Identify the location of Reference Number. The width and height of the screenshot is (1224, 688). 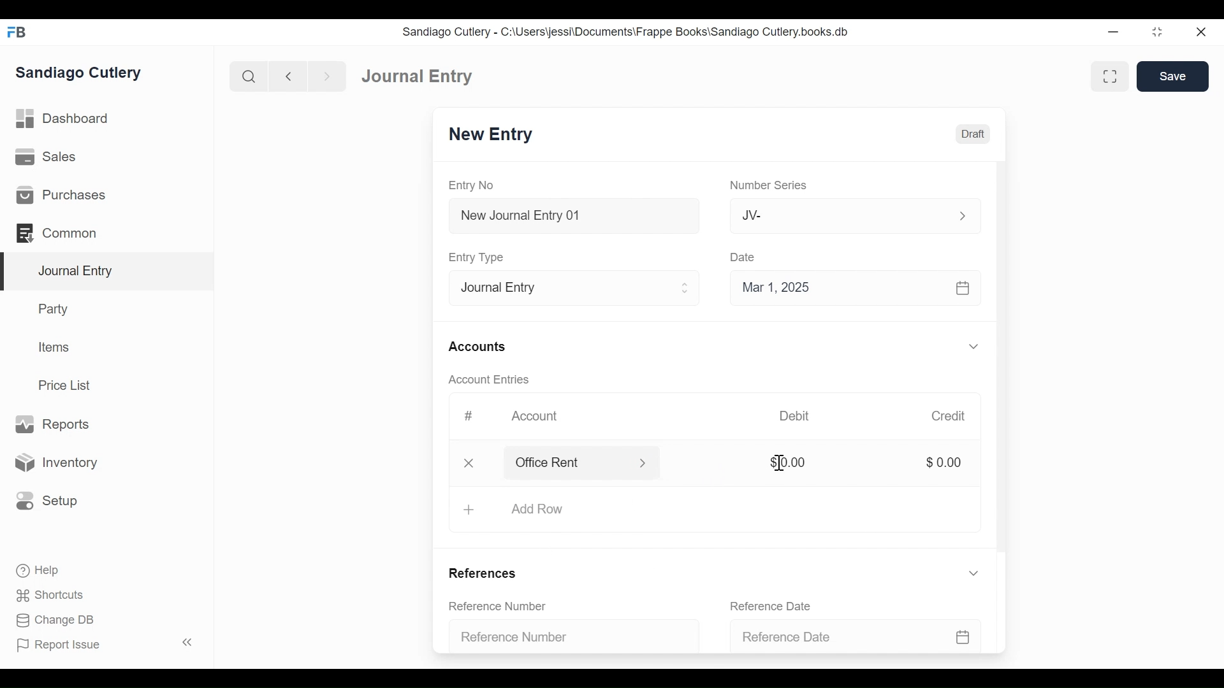
(572, 638).